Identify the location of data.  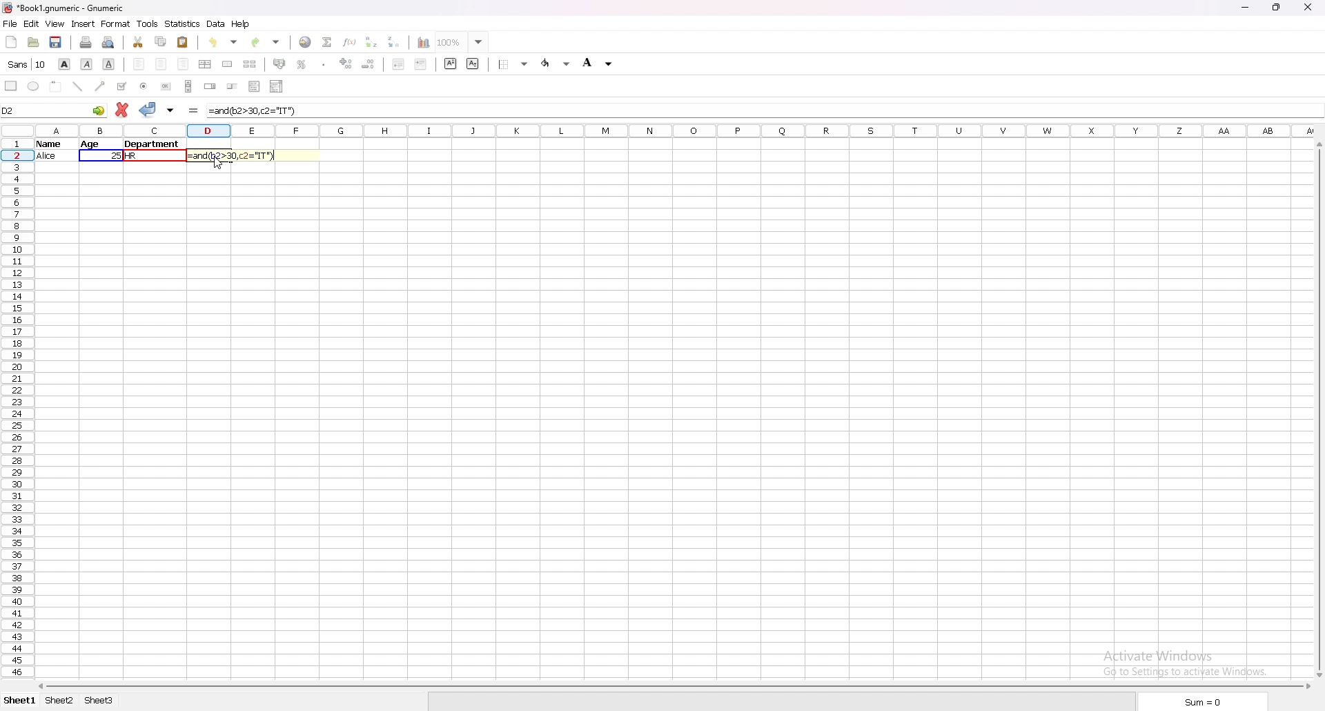
(216, 24).